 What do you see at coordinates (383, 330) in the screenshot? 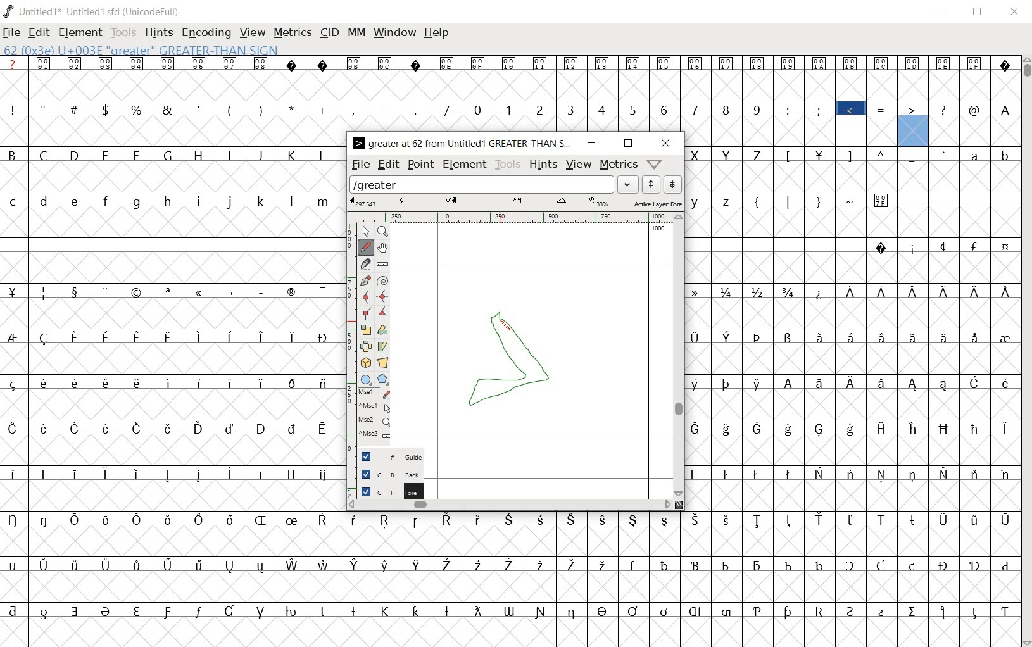
I see `Rotate the selection` at bounding box center [383, 330].